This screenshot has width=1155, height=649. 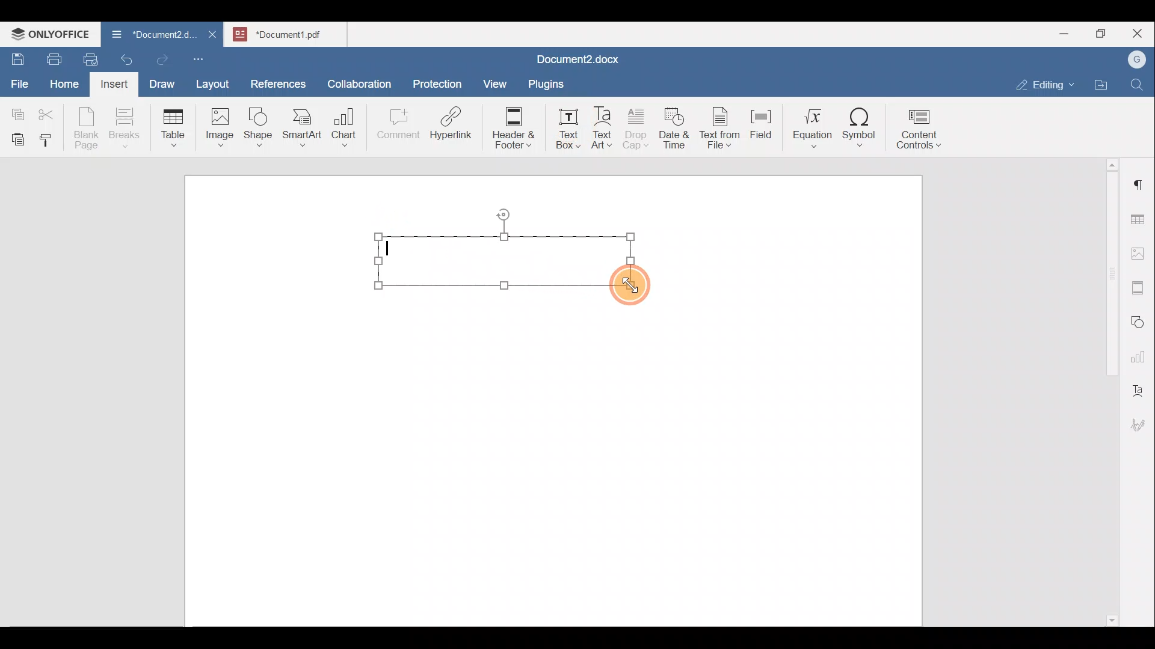 What do you see at coordinates (203, 57) in the screenshot?
I see `Customize quick access toolbar` at bounding box center [203, 57].